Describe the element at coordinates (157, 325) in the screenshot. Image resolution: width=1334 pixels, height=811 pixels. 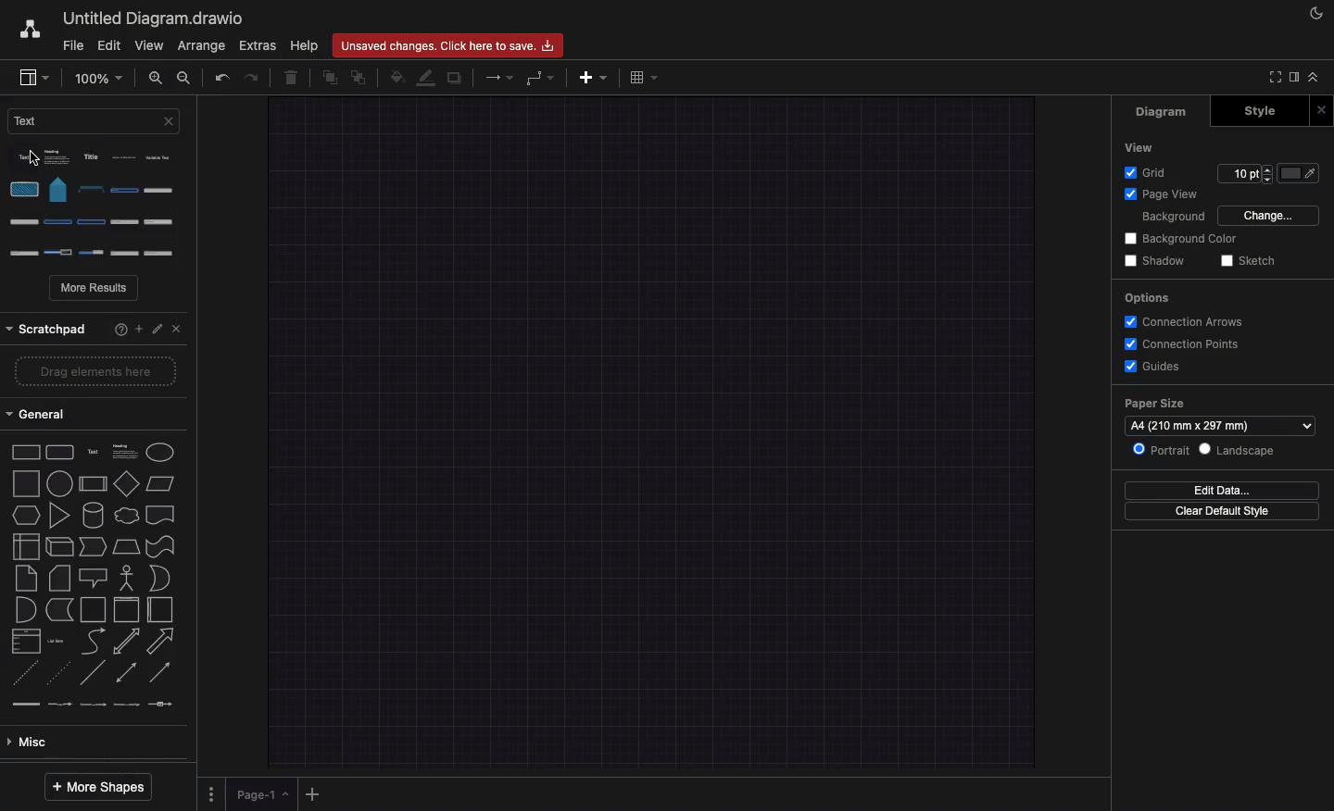
I see `Edit` at that location.